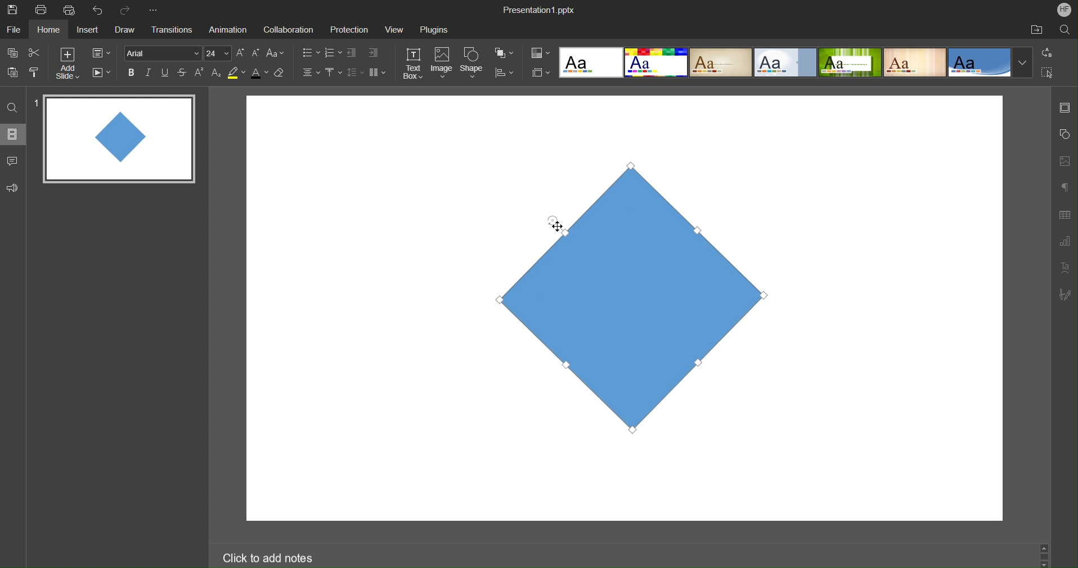 The height and width of the screenshot is (568, 1078). What do you see at coordinates (12, 53) in the screenshot?
I see `Copy` at bounding box center [12, 53].